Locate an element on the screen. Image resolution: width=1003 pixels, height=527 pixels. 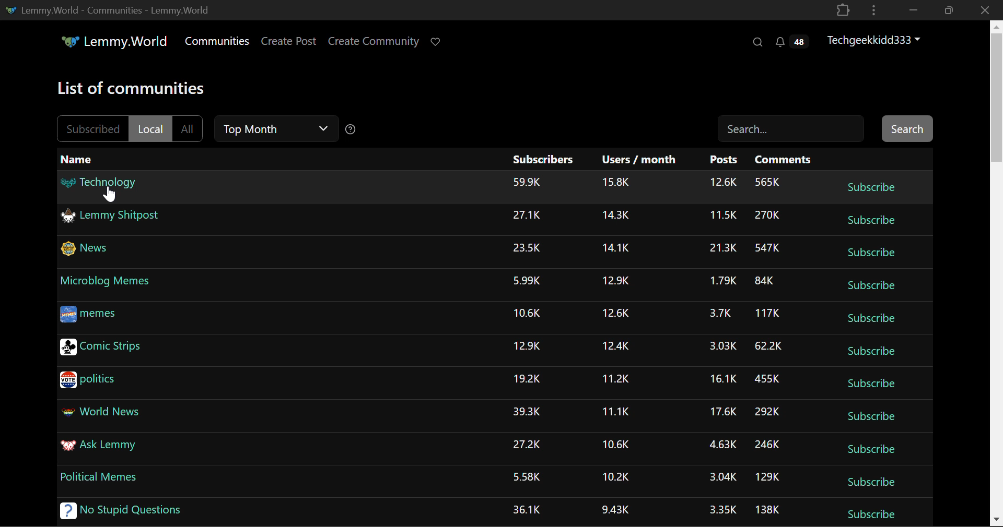
Ask Lemmy is located at coordinates (97, 448).